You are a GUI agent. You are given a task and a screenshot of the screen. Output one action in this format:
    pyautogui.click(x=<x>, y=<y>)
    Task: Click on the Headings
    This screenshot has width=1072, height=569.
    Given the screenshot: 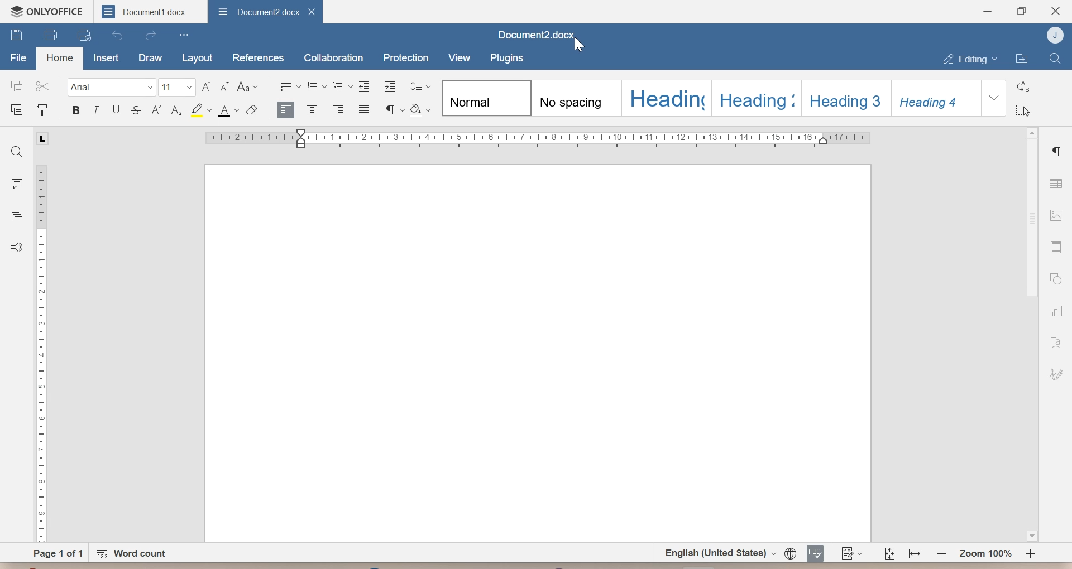 What is the action you would take?
    pyautogui.click(x=15, y=215)
    